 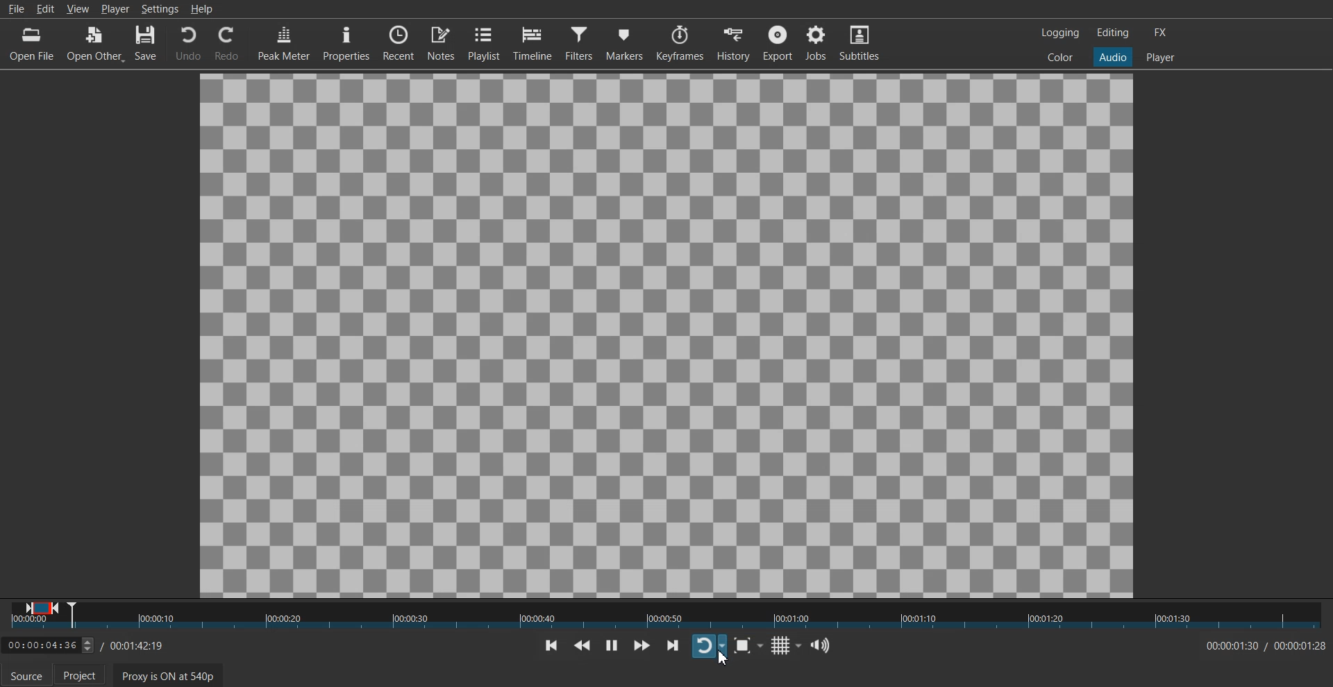 I want to click on Toggle Zoom, so click(x=748, y=646).